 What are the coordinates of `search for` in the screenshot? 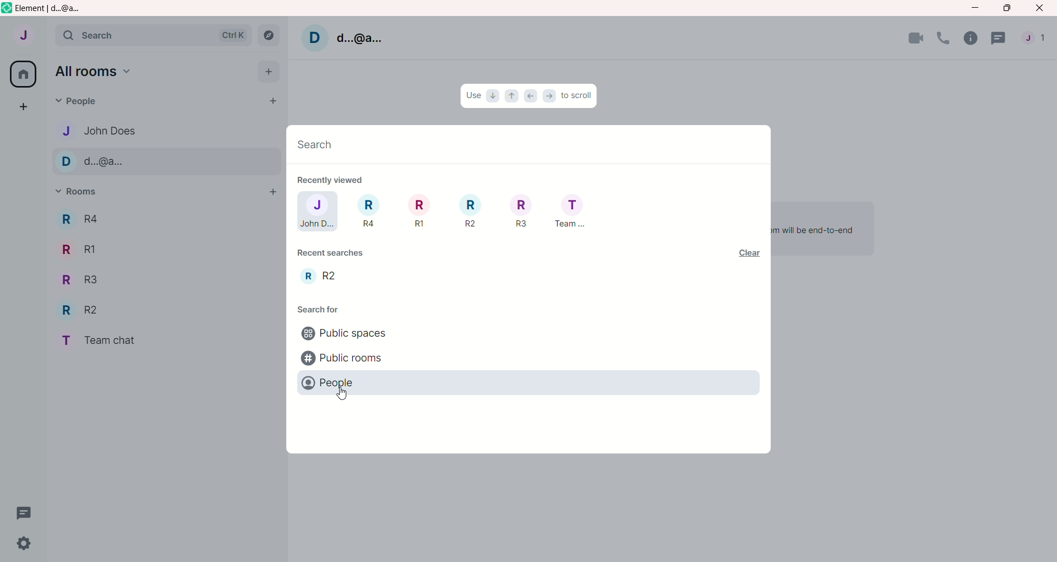 It's located at (332, 309).